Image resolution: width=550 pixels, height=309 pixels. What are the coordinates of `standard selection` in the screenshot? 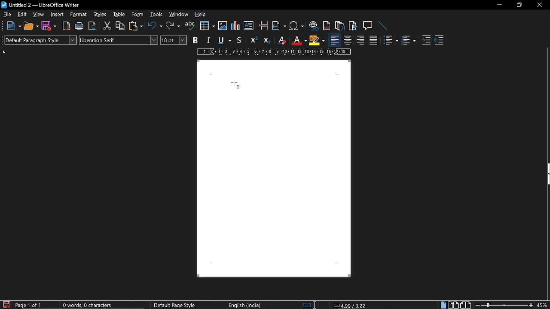 It's located at (310, 305).